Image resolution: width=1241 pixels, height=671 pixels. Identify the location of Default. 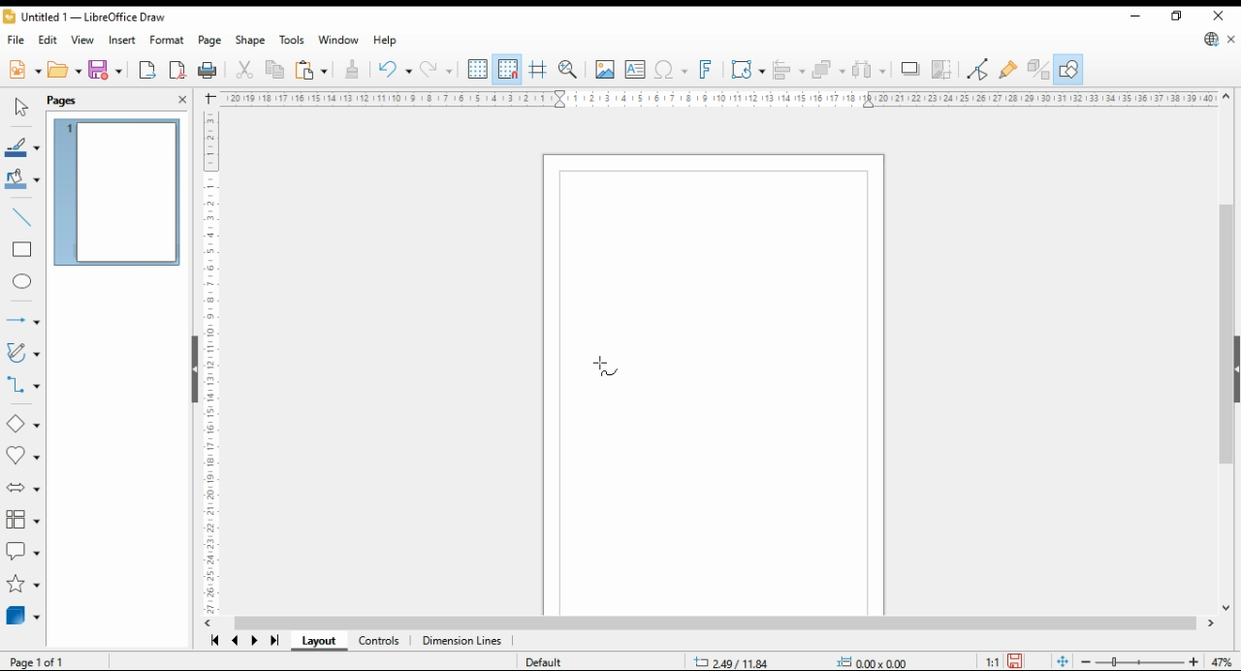
(554, 659).